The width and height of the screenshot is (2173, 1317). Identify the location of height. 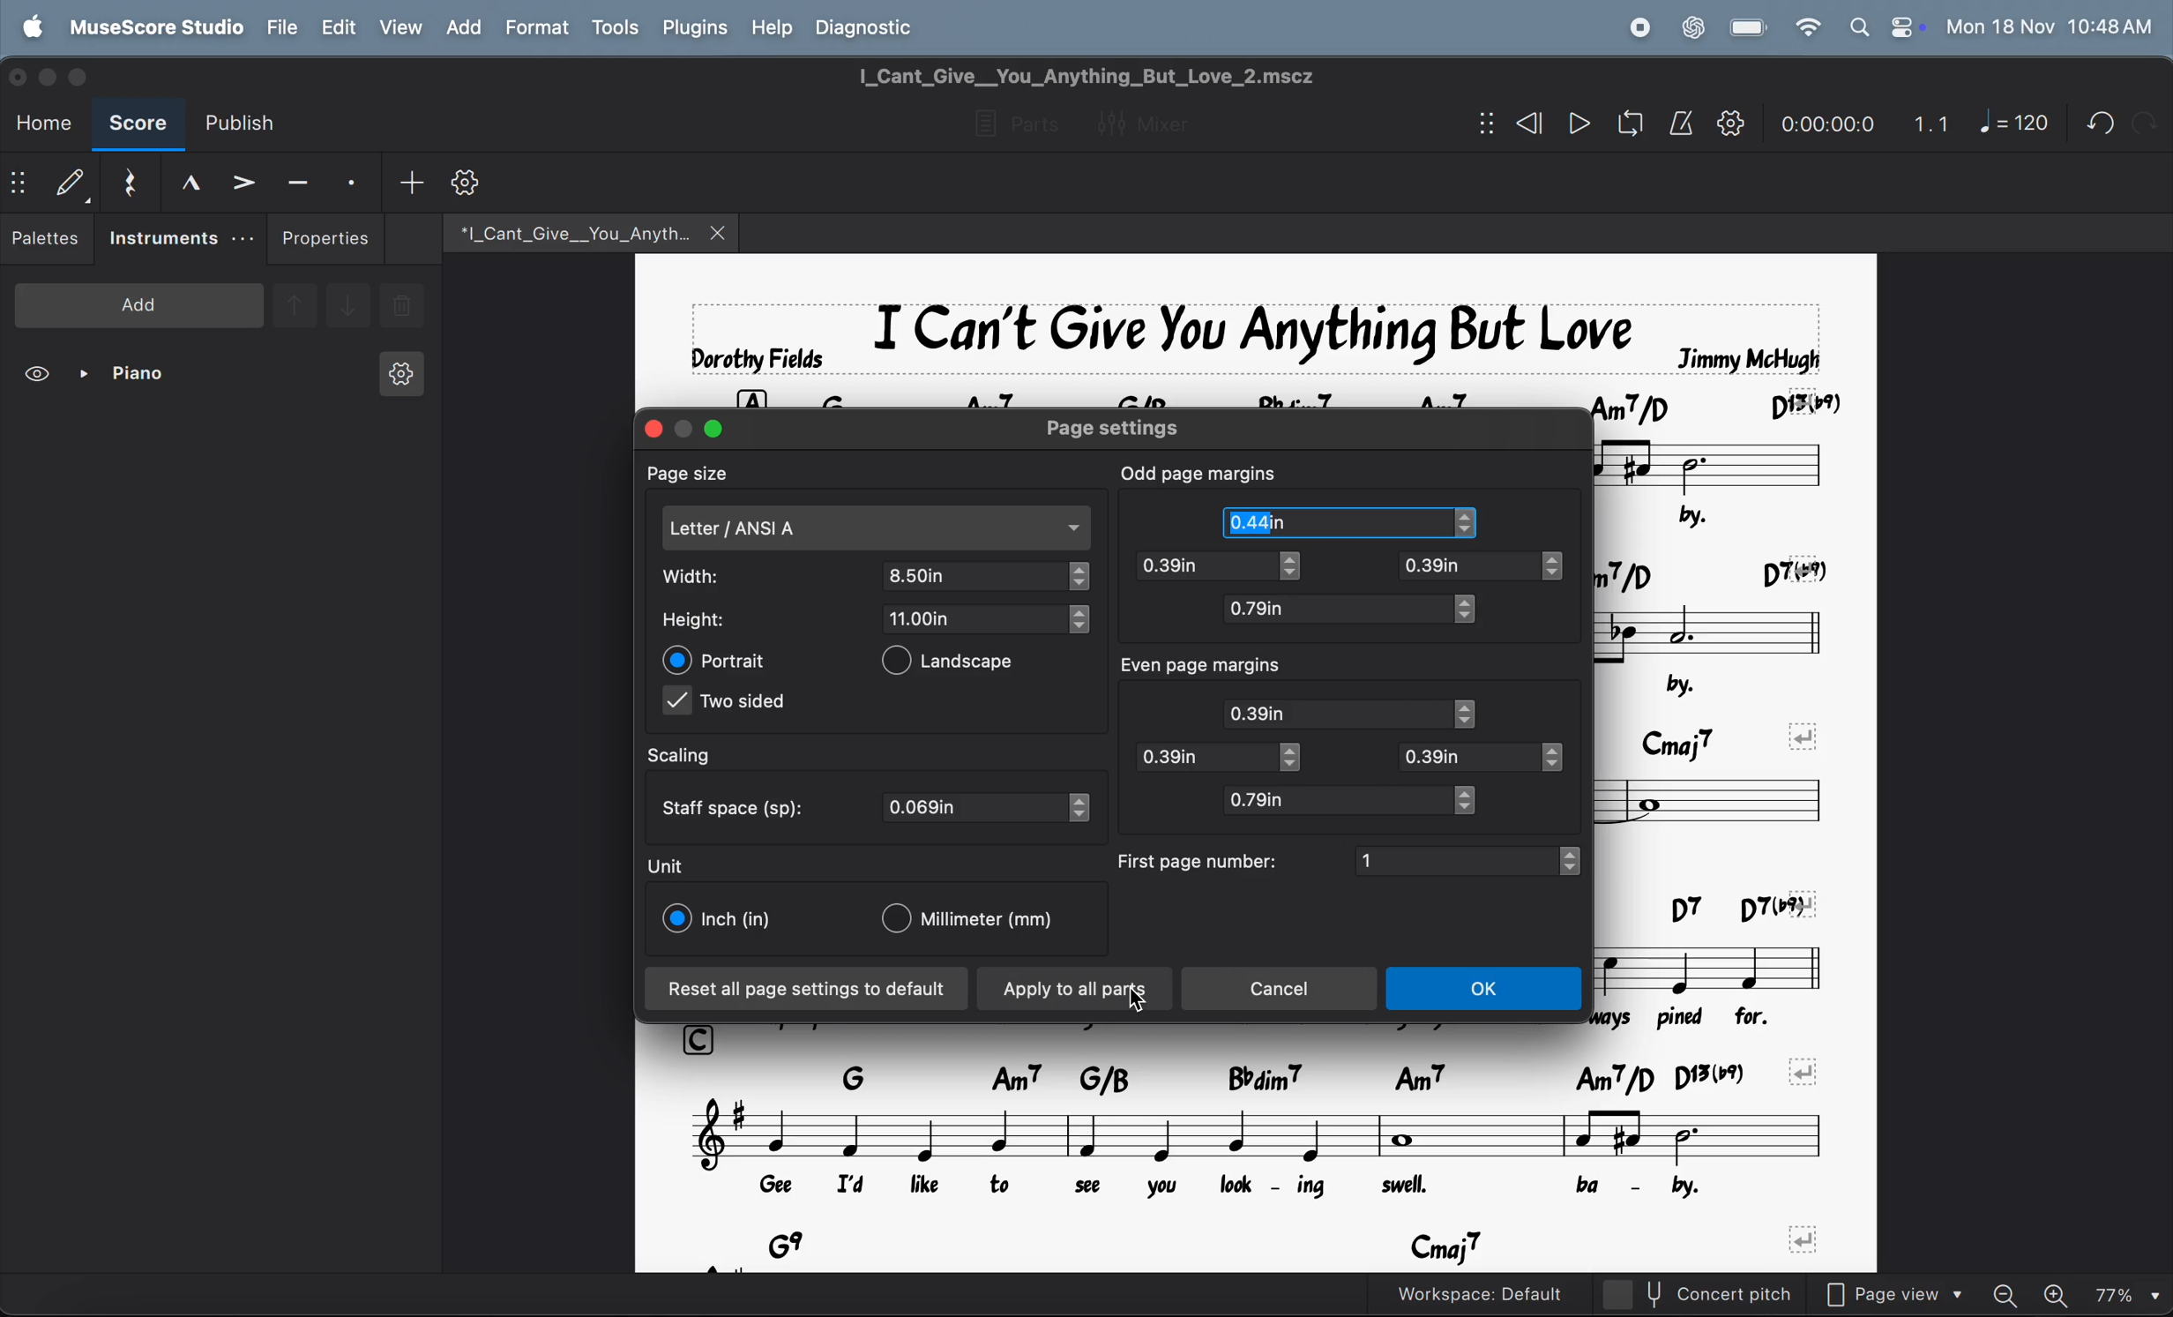
(708, 620).